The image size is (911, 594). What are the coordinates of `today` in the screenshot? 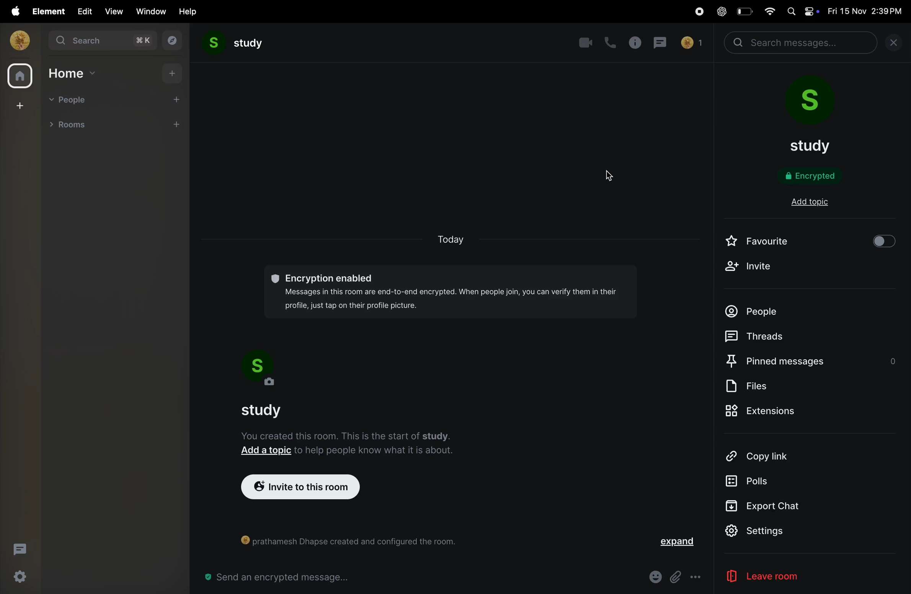 It's located at (459, 239).